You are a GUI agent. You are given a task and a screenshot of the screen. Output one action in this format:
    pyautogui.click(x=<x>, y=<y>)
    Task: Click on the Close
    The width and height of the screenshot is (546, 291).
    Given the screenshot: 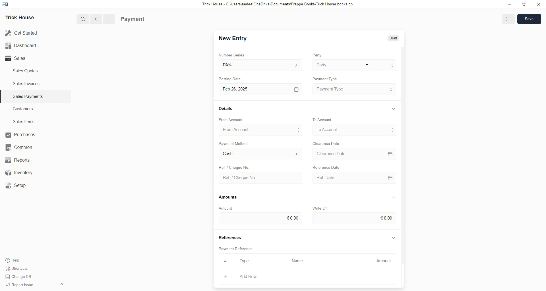 What is the action you would take?
    pyautogui.click(x=538, y=5)
    